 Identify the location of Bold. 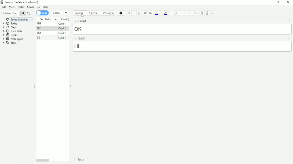
(129, 13).